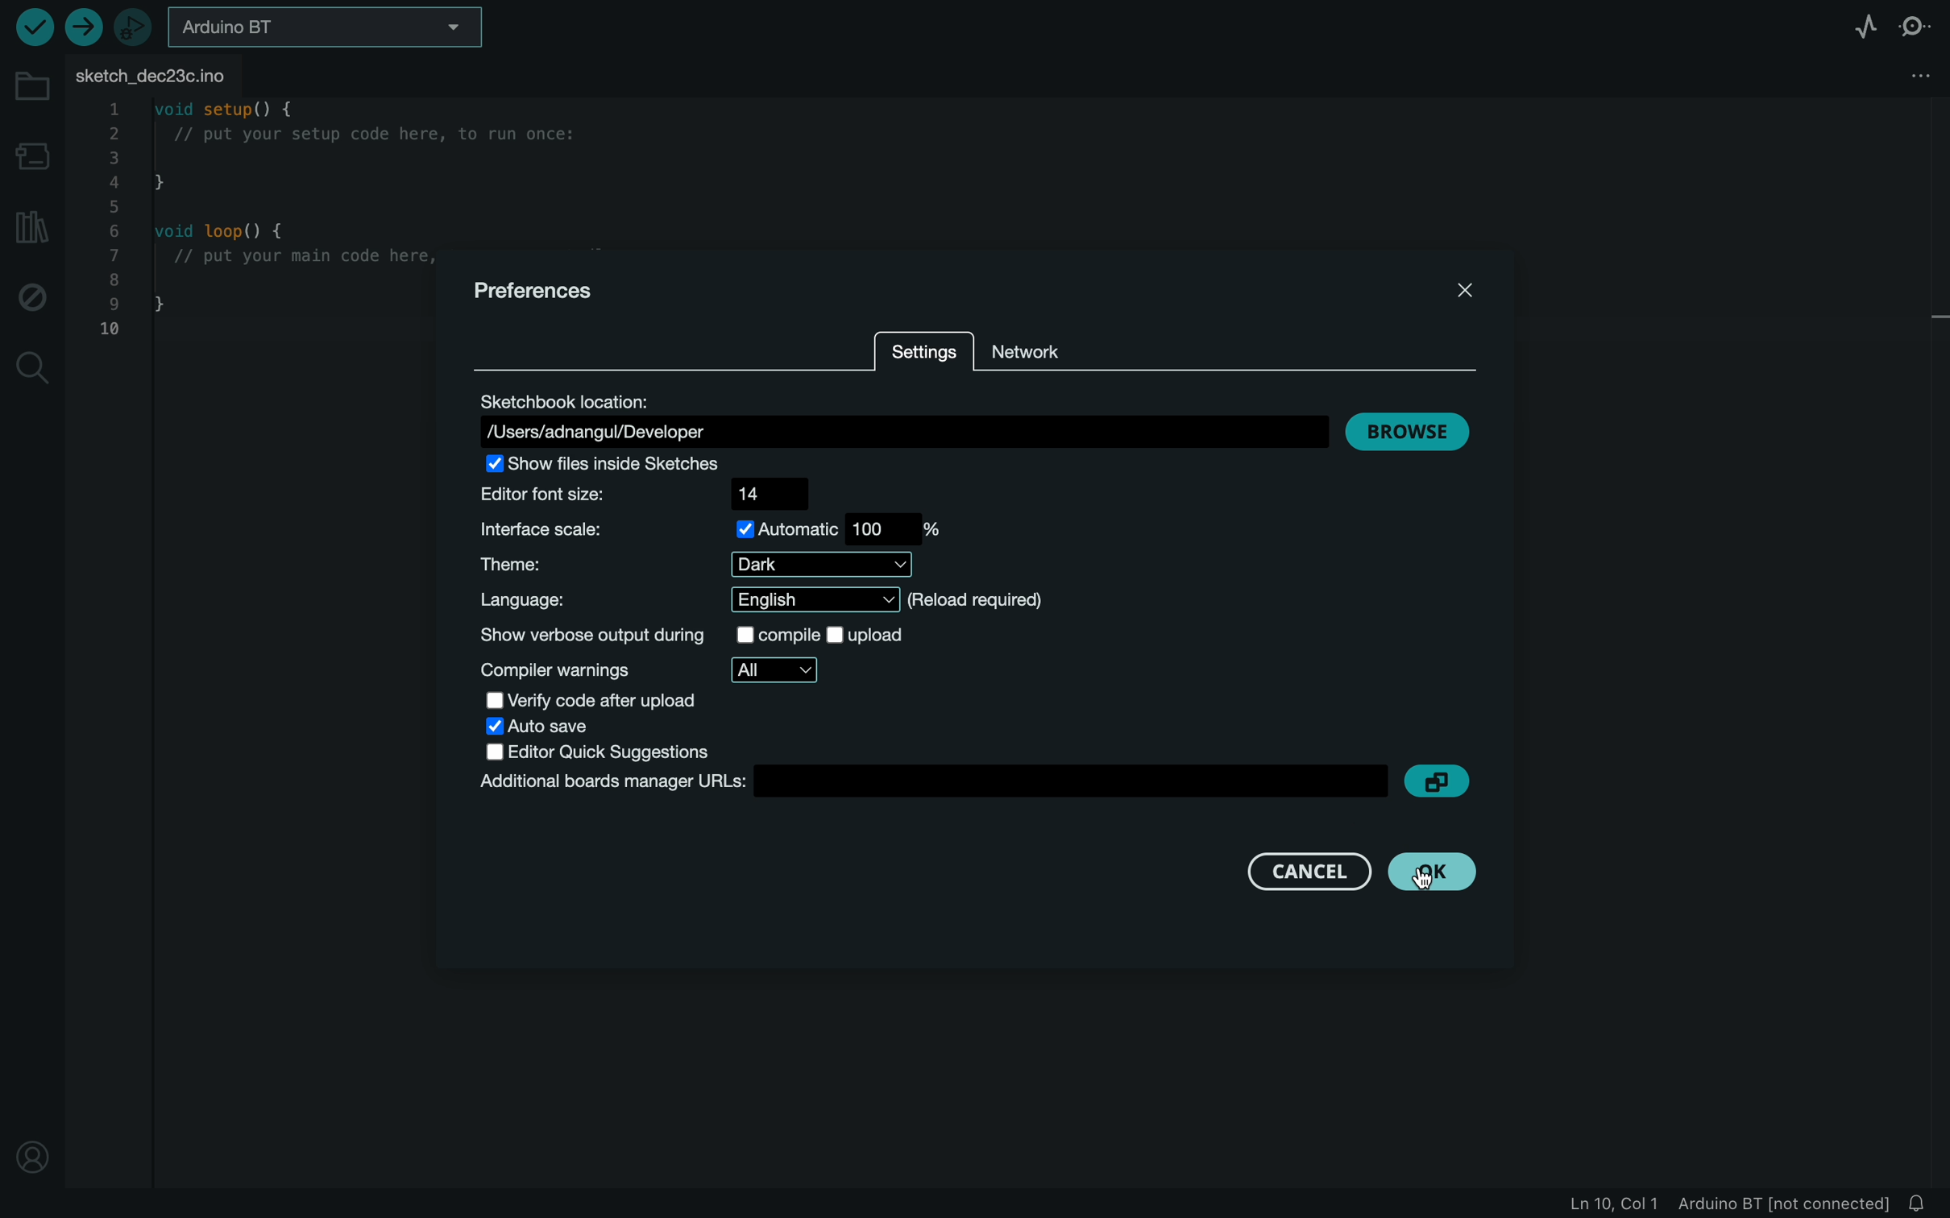  Describe the element at coordinates (30, 372) in the screenshot. I see `search` at that location.